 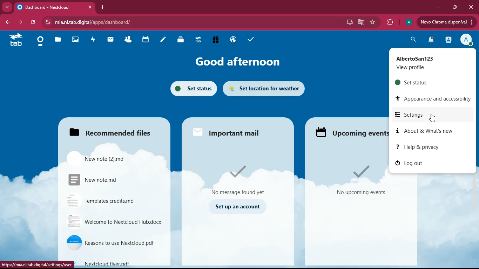 I want to click on profile, so click(x=425, y=62).